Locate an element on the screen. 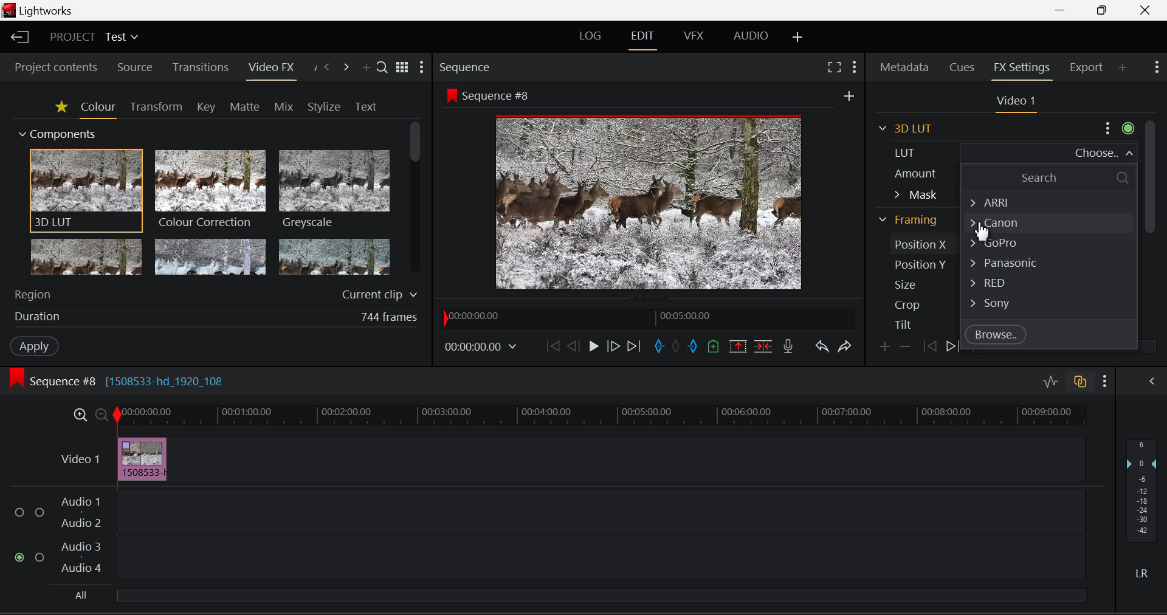 The height and width of the screenshot is (615, 1167). Effect Applied is located at coordinates (145, 458).